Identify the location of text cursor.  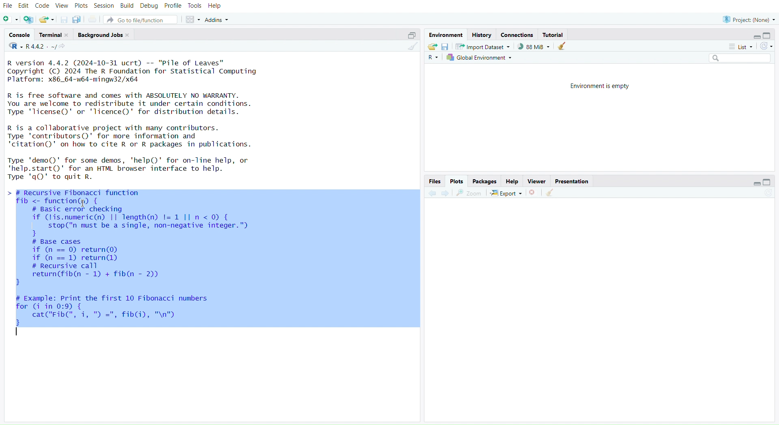
(18, 333).